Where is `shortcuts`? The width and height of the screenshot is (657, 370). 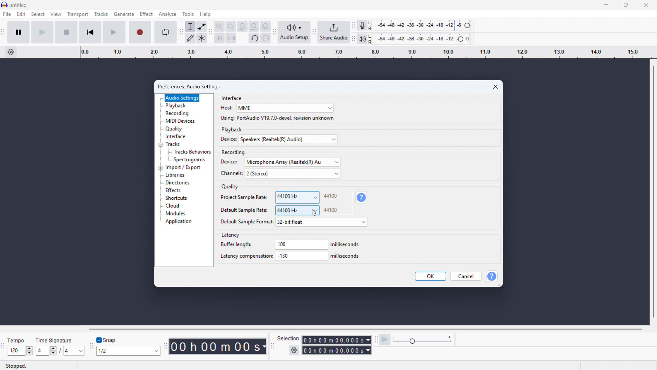 shortcuts is located at coordinates (176, 198).